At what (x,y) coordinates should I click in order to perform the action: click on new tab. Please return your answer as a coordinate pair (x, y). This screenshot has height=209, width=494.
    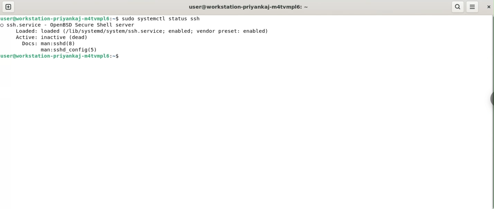
    Looking at the image, I should click on (11, 7).